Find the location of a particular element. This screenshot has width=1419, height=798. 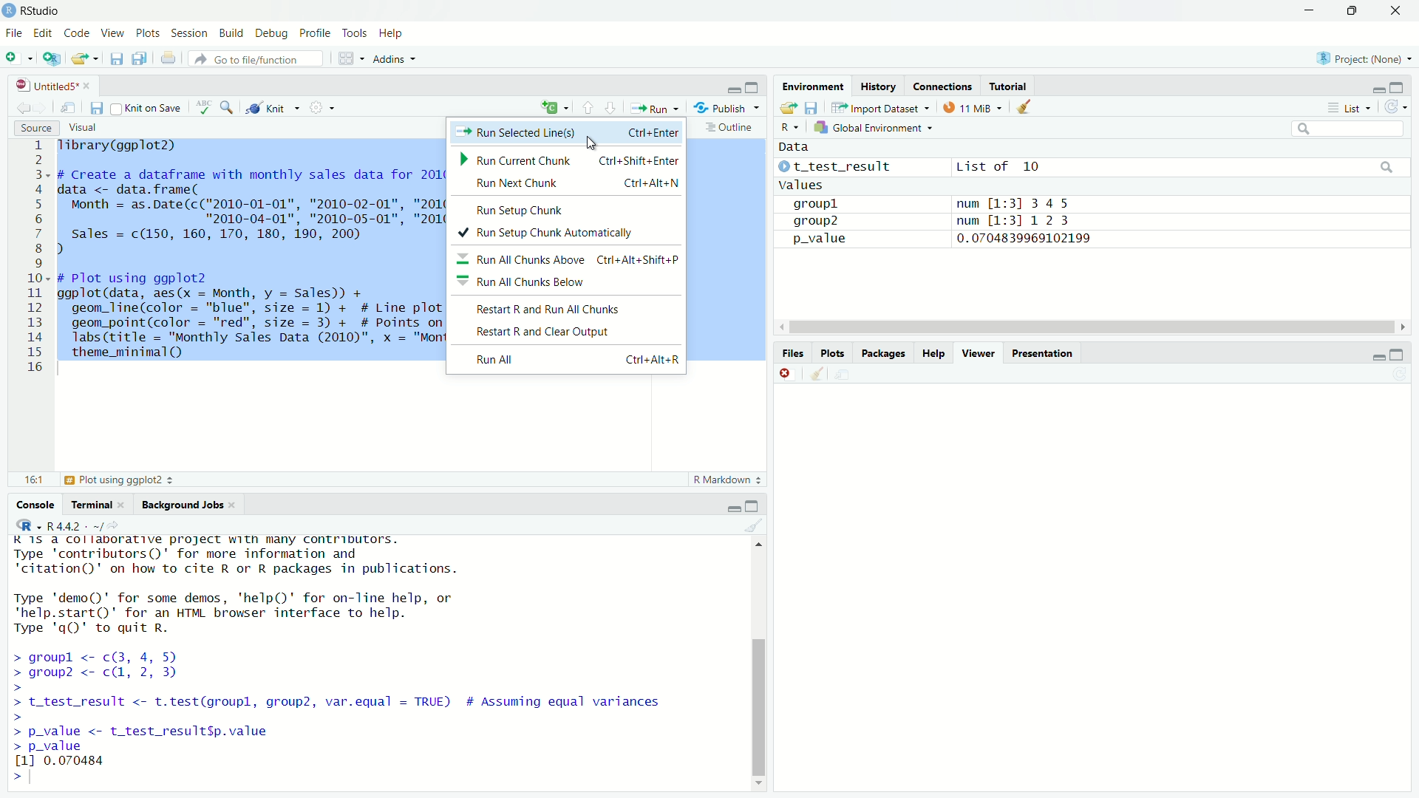

Source is located at coordinates (35, 129).